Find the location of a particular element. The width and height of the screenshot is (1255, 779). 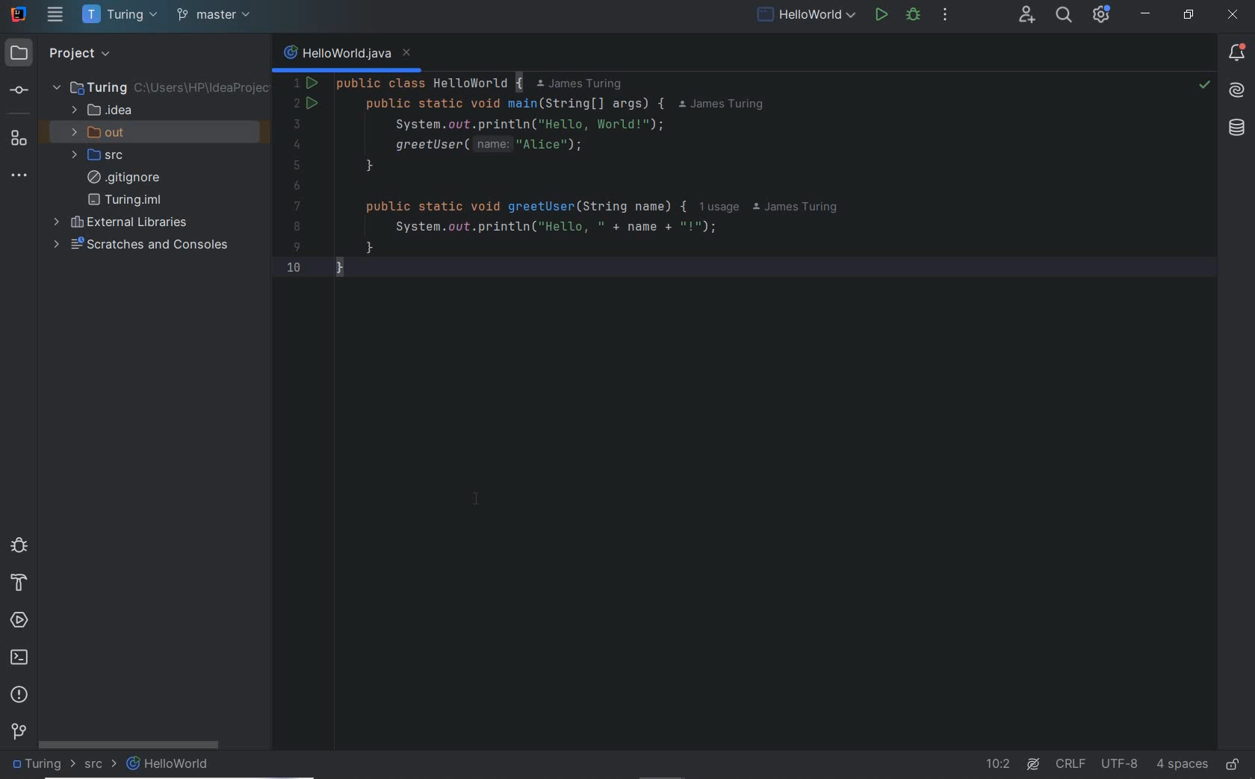

database is located at coordinates (1236, 129).